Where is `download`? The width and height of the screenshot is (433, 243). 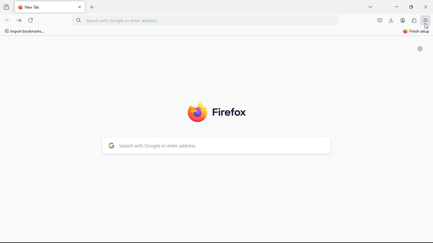 download is located at coordinates (391, 20).